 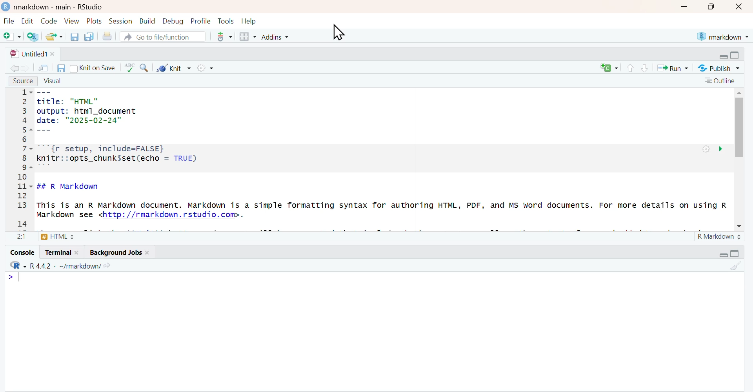 I want to click on Knit, so click(x=174, y=67).